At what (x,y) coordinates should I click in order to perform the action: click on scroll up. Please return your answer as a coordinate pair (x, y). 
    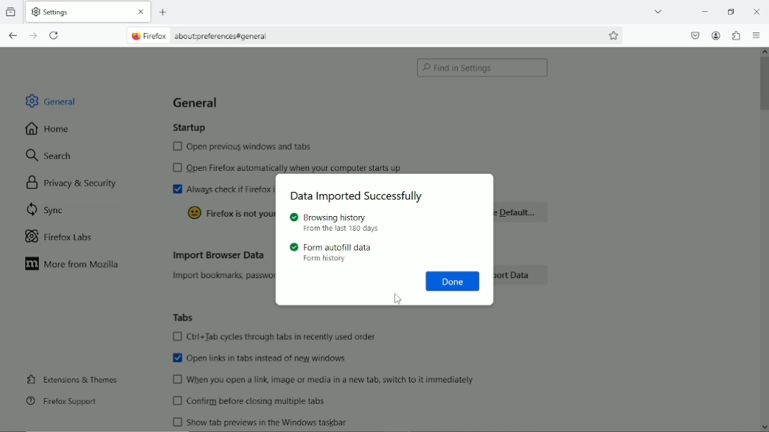
    Looking at the image, I should click on (763, 51).